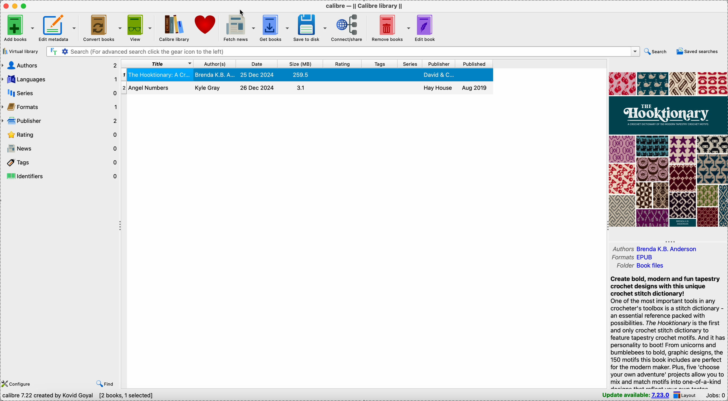  I want to click on convert books, so click(102, 27).